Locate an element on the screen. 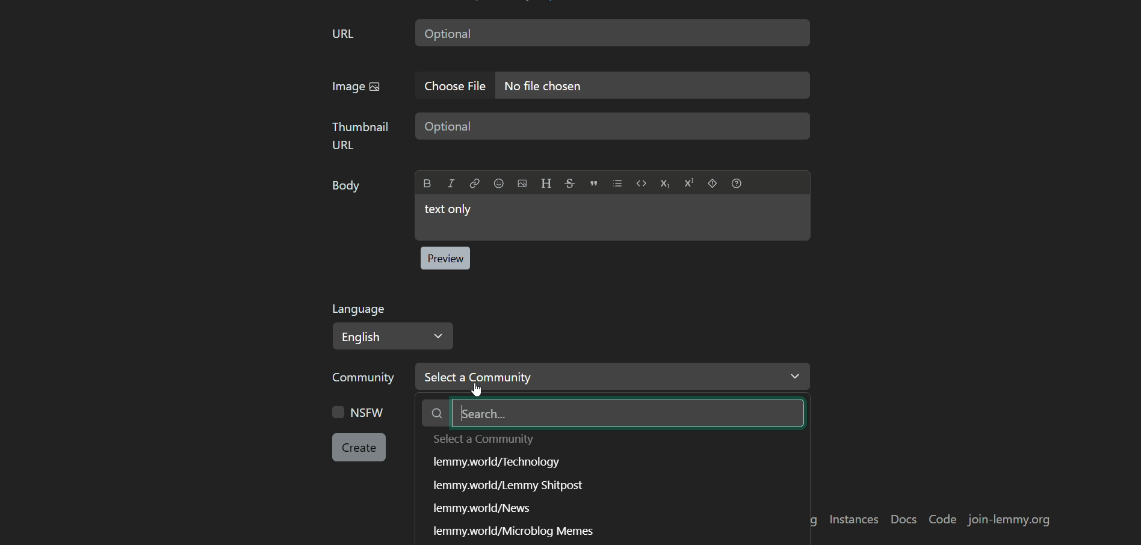 The height and width of the screenshot is (545, 1141). instances is located at coordinates (853, 519).